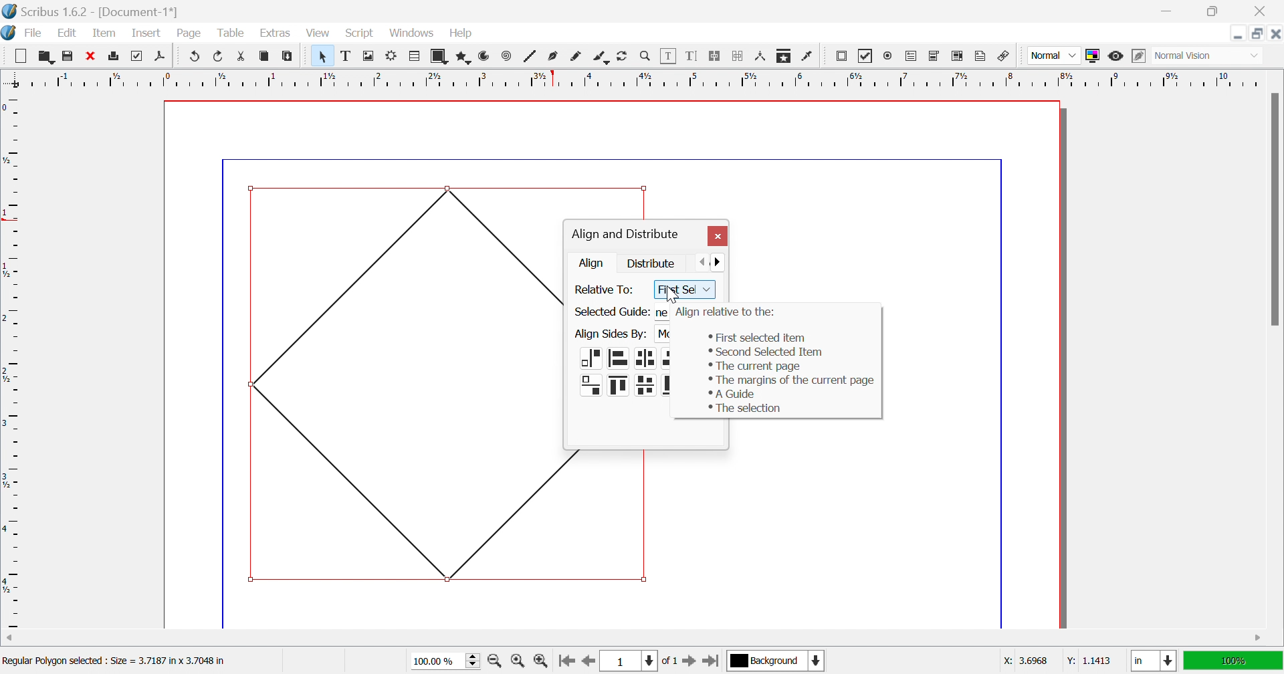  I want to click on Script, so click(363, 34).